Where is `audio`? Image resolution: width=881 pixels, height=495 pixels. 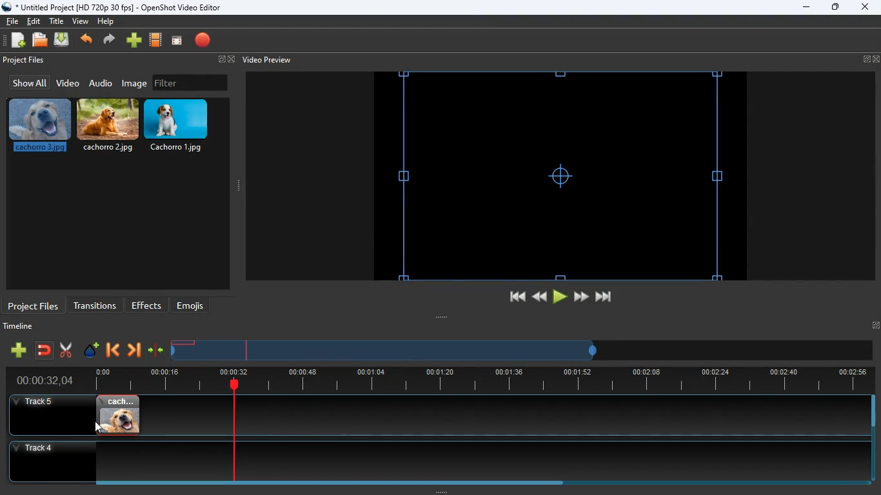
audio is located at coordinates (101, 82).